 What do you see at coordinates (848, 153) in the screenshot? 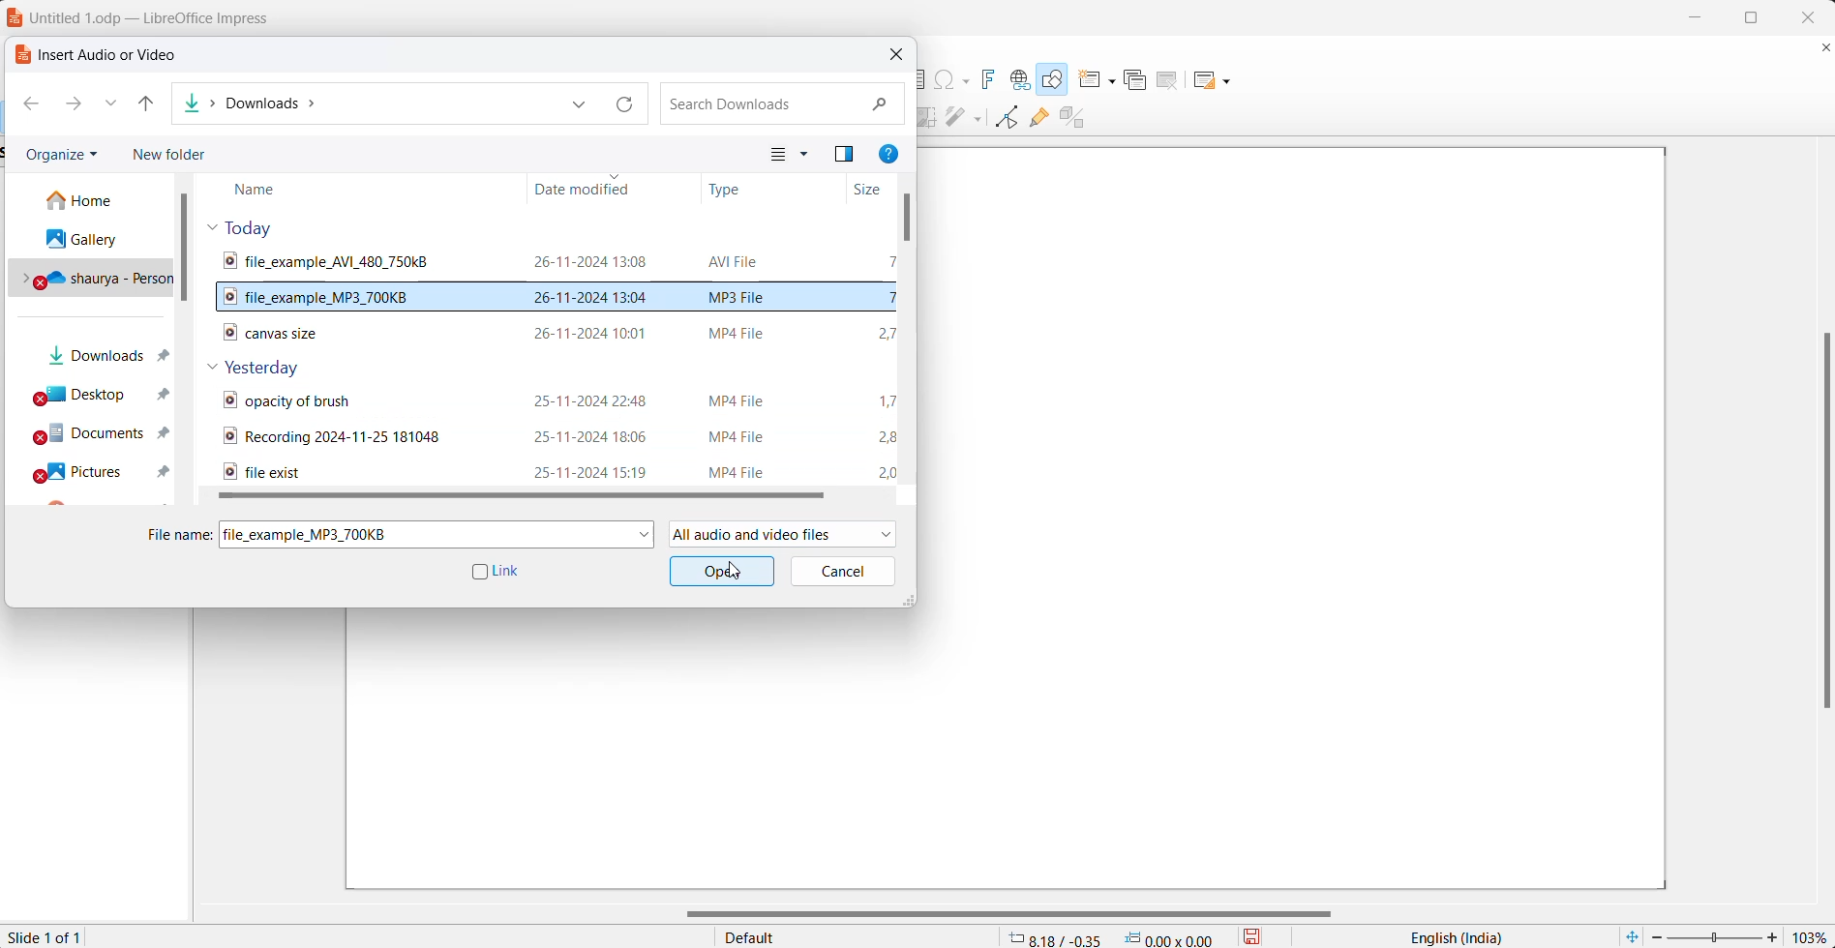
I see `show the preview pane` at bounding box center [848, 153].